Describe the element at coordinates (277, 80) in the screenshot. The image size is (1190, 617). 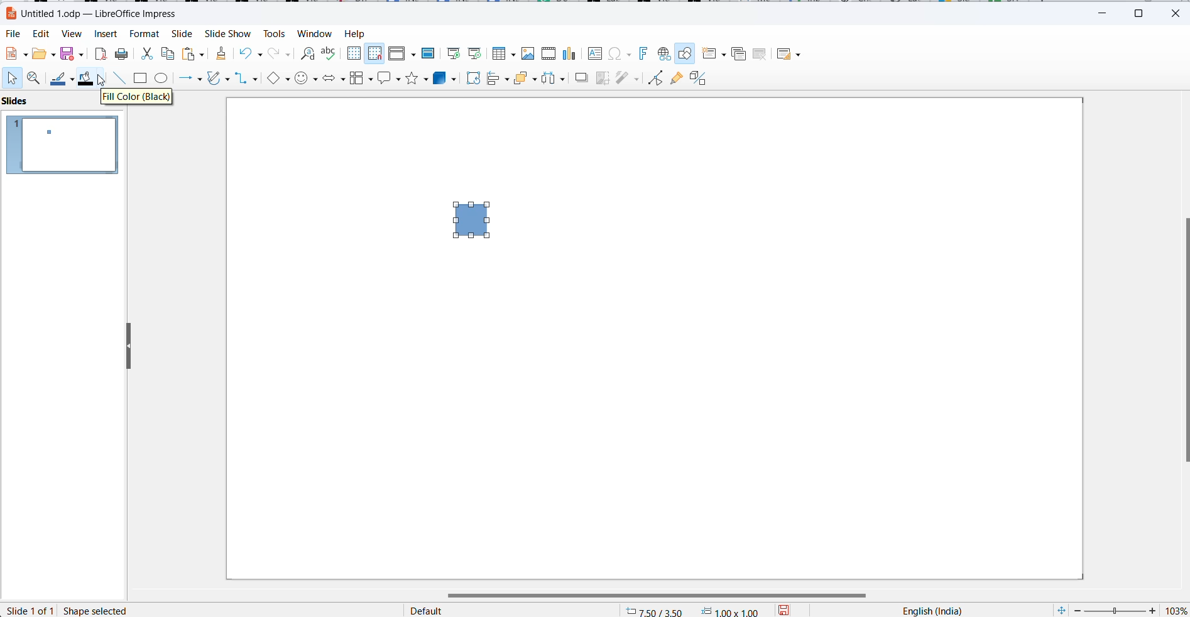
I see `basic shapes` at that location.